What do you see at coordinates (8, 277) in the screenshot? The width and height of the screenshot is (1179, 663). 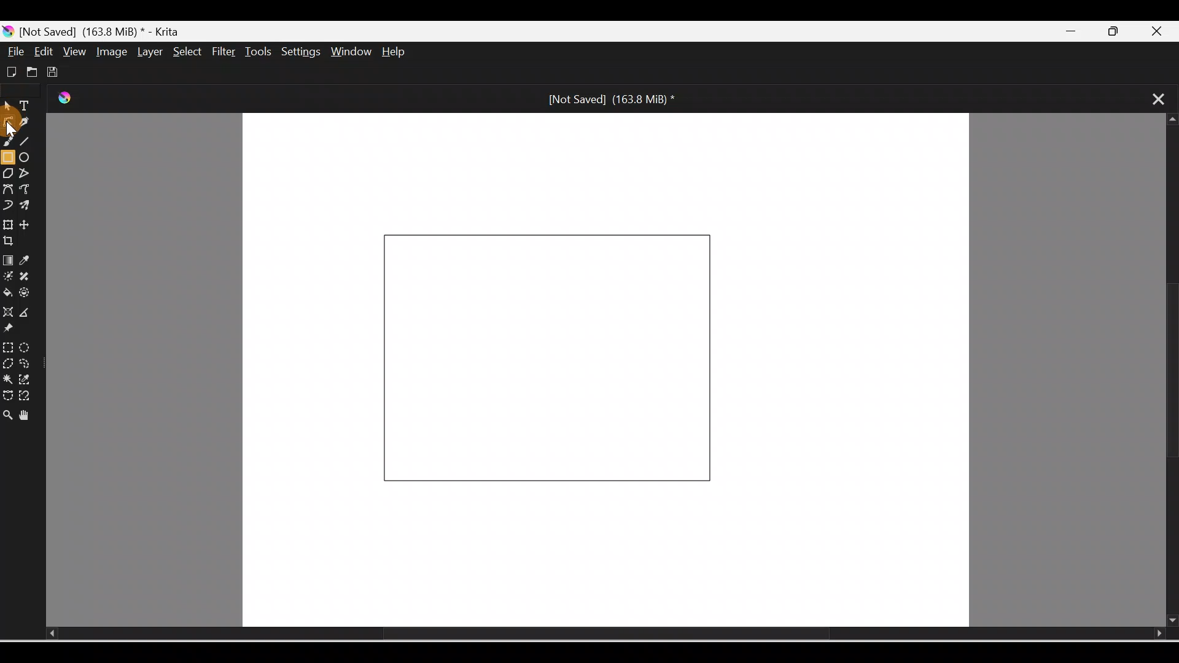 I see `Colorize mask tool` at bounding box center [8, 277].